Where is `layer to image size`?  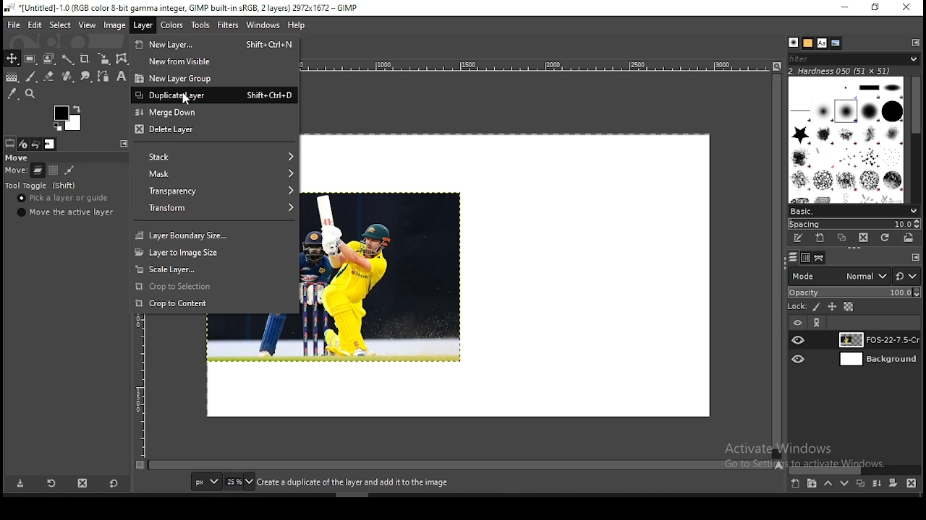
layer to image size is located at coordinates (214, 251).